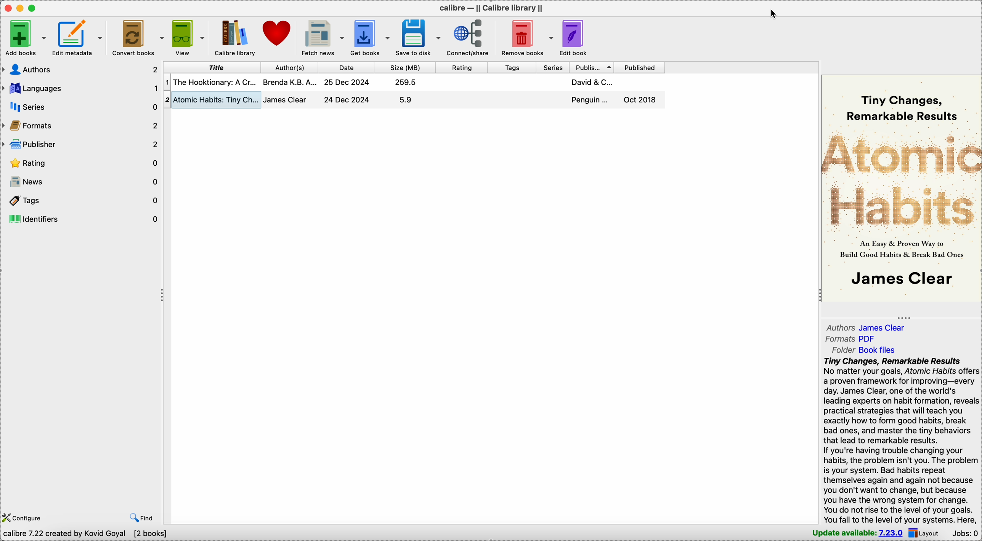 The image size is (982, 541). I want to click on title, so click(213, 67).